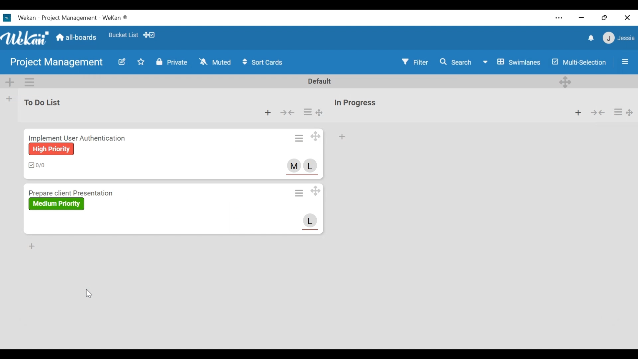 The width and height of the screenshot is (638, 359). Describe the element at coordinates (308, 112) in the screenshot. I see `card actions` at that location.